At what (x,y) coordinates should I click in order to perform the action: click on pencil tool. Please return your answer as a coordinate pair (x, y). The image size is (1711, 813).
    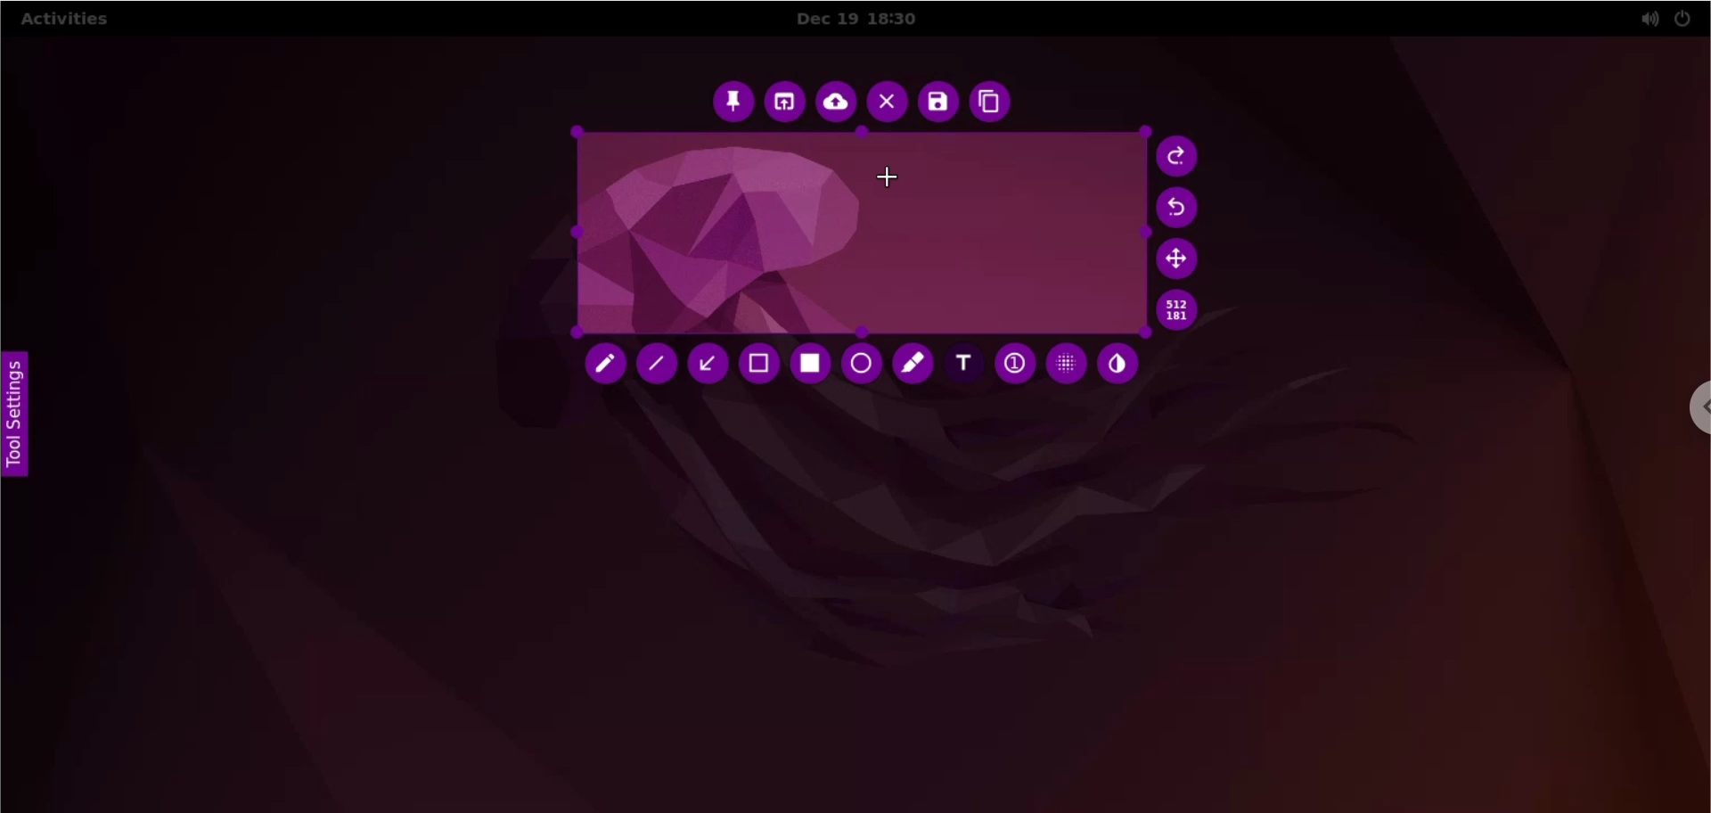
    Looking at the image, I should click on (606, 366).